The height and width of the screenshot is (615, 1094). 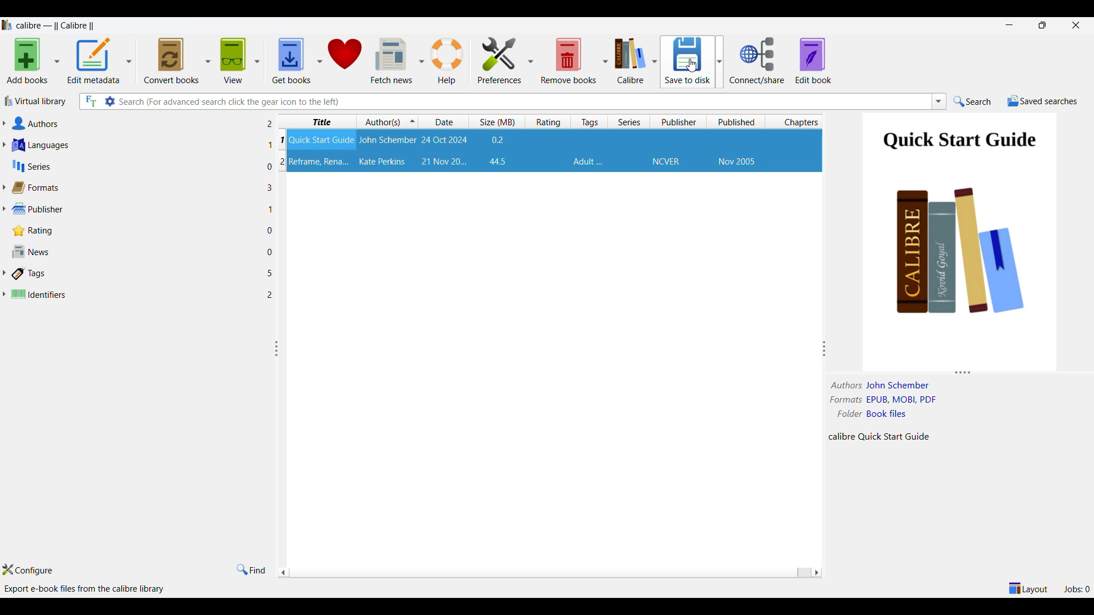 What do you see at coordinates (270, 274) in the screenshot?
I see `5` at bounding box center [270, 274].